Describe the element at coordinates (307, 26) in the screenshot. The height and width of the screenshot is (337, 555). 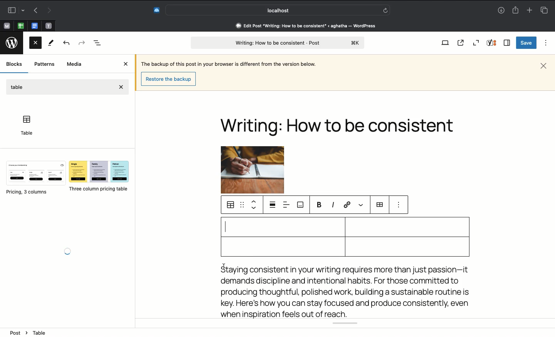
I see `edit post` at that location.